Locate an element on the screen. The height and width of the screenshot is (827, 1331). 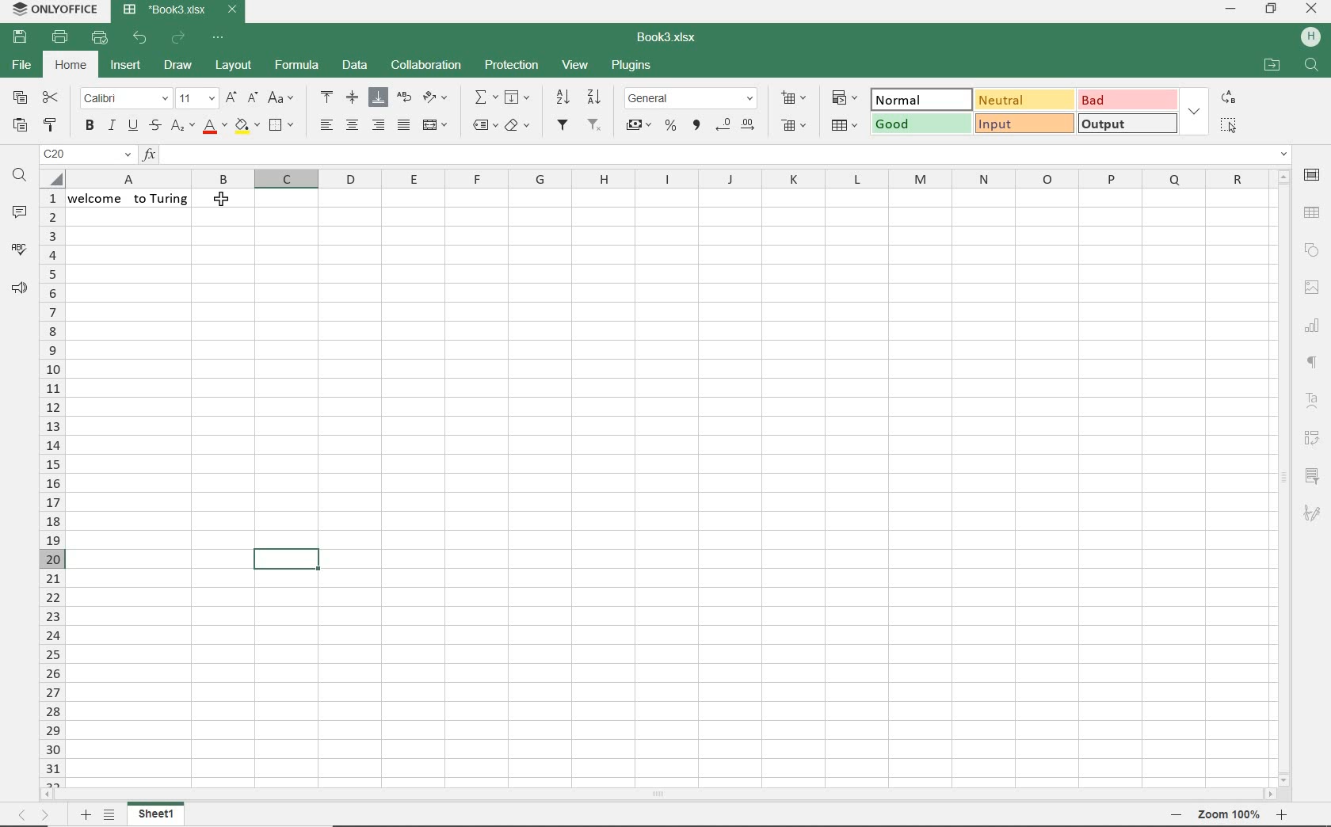
filters is located at coordinates (563, 125).